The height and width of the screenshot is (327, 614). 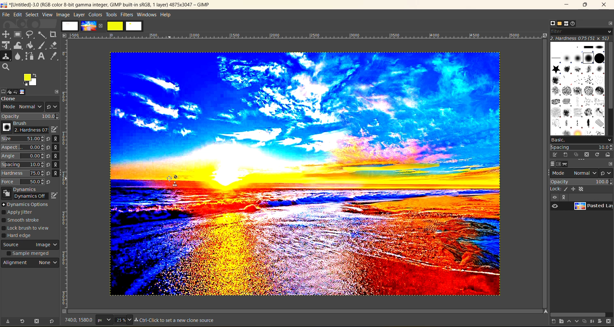 I want to click on fonts, so click(x=567, y=24).